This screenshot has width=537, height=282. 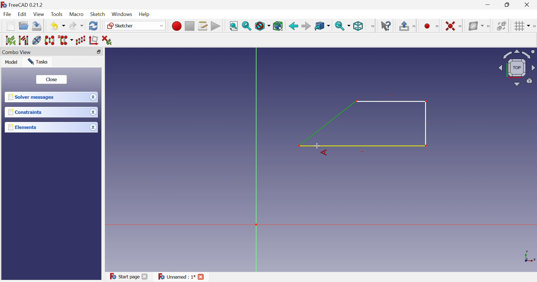 I want to click on More, so click(x=372, y=26).